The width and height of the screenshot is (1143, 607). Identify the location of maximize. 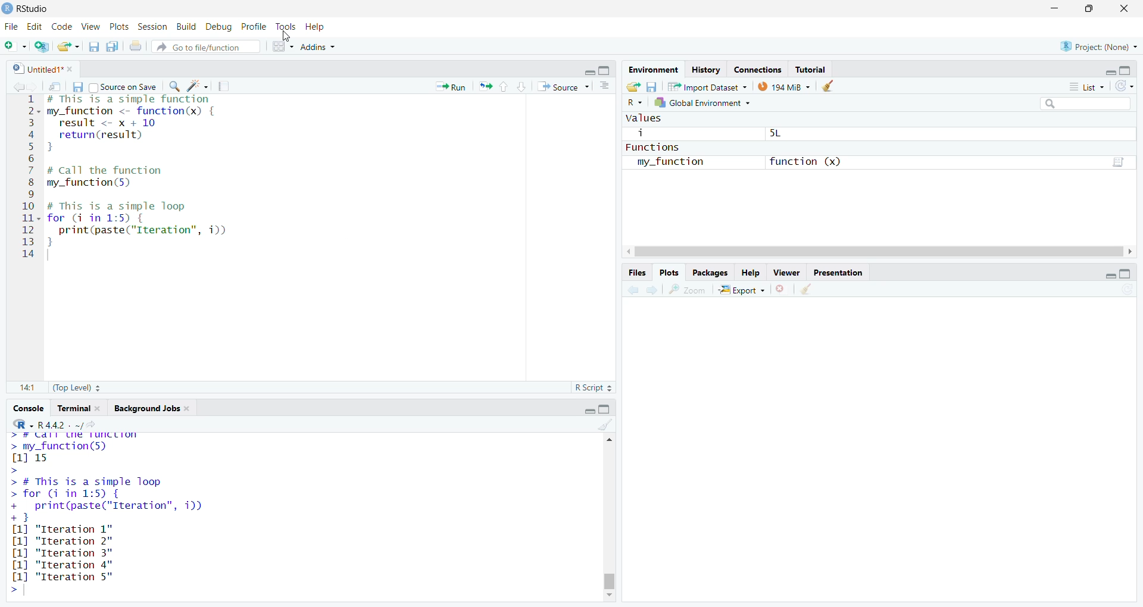
(1131, 68).